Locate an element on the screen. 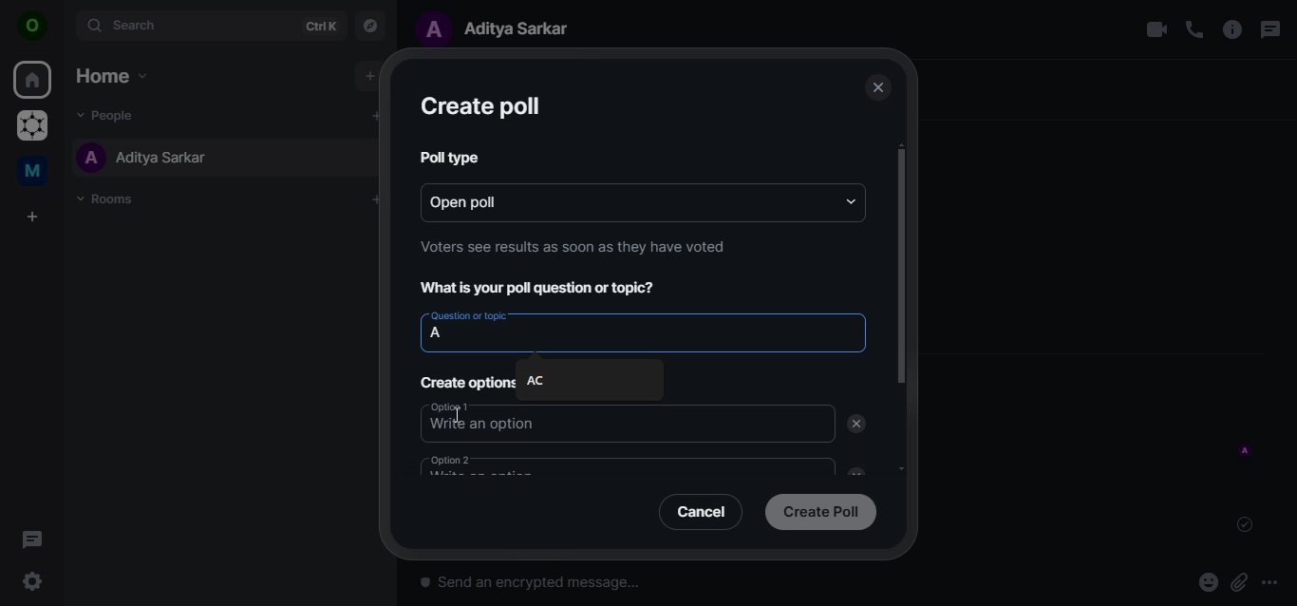  aditya sarkar is located at coordinates (501, 28).